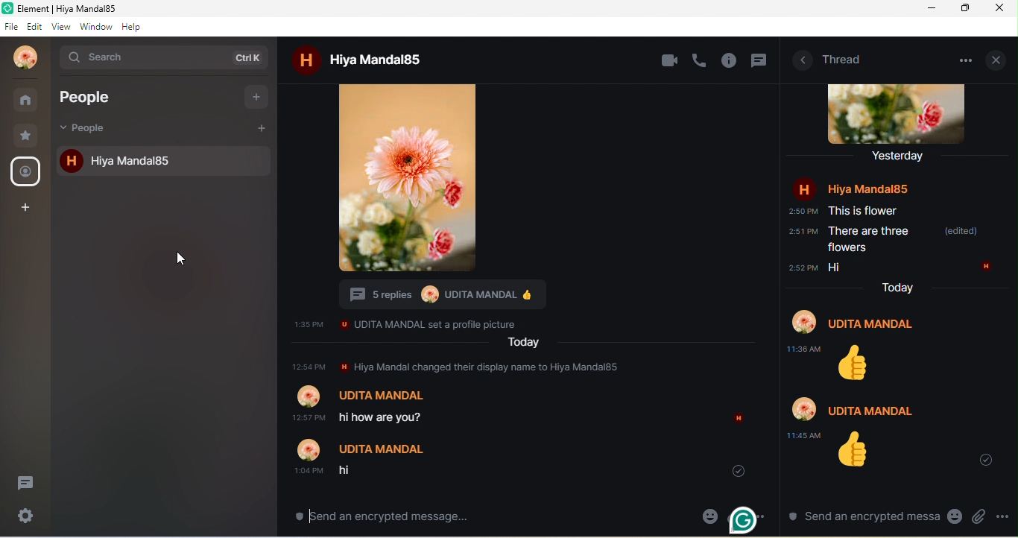 This screenshot has height=538, width=1018. Describe the element at coordinates (832, 268) in the screenshot. I see `Hi` at that location.